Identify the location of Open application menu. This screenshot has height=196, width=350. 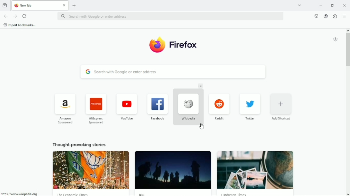
(344, 16).